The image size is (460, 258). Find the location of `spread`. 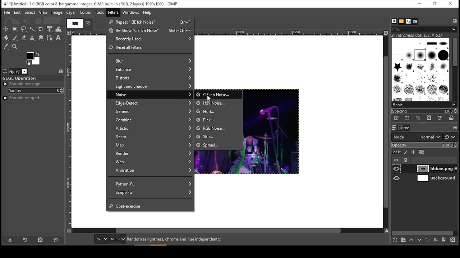

spread is located at coordinates (218, 145).